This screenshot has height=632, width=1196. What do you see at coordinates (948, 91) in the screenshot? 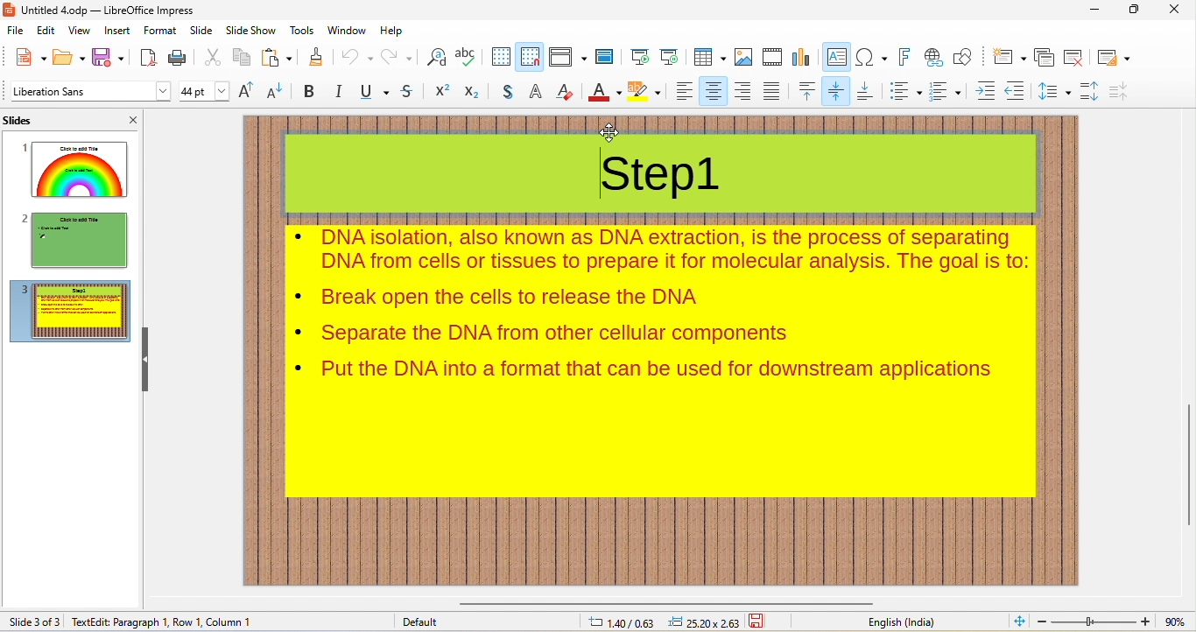
I see `numbered` at bounding box center [948, 91].